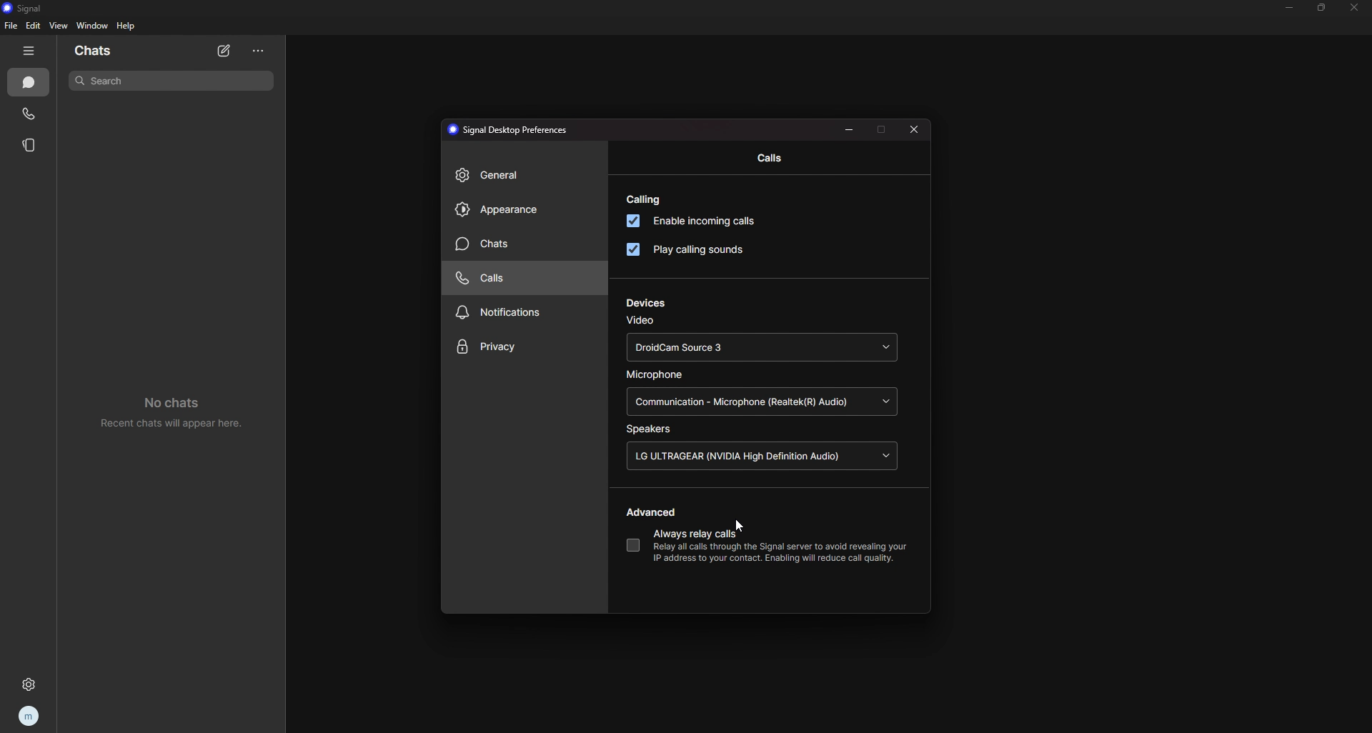  I want to click on chats, so click(525, 244).